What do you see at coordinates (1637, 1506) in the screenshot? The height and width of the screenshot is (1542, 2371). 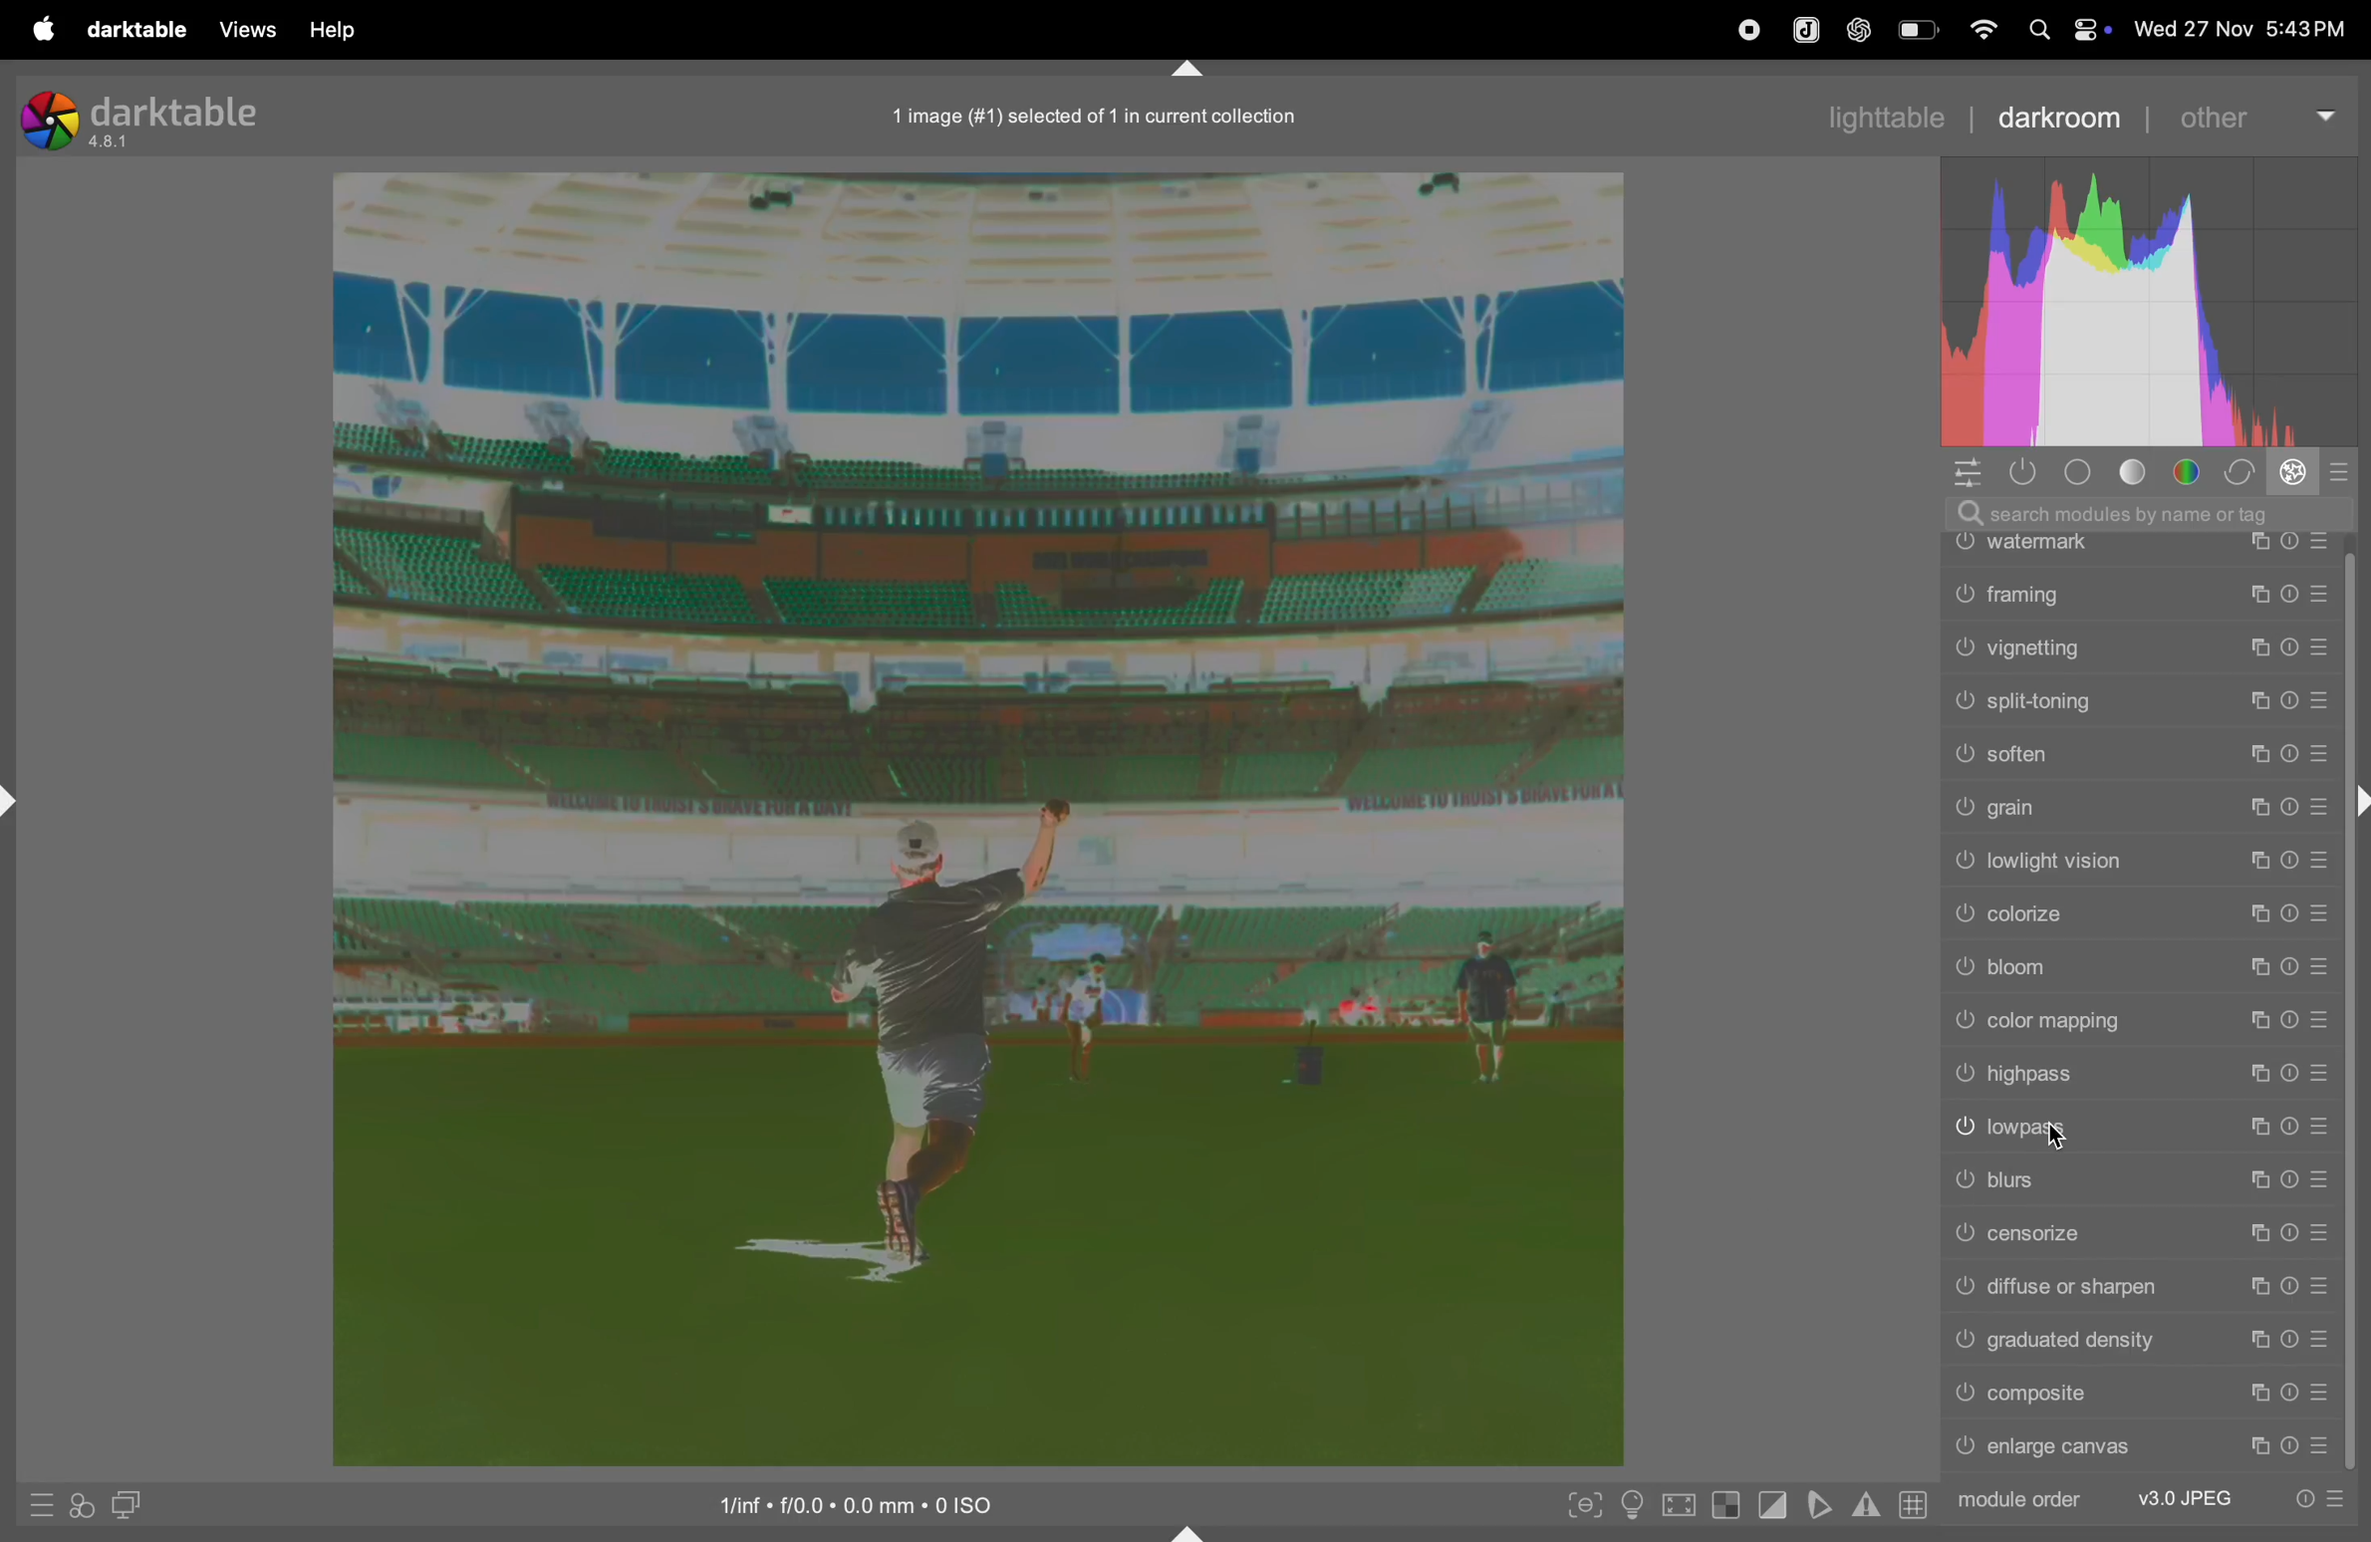 I see `toggle iso` at bounding box center [1637, 1506].